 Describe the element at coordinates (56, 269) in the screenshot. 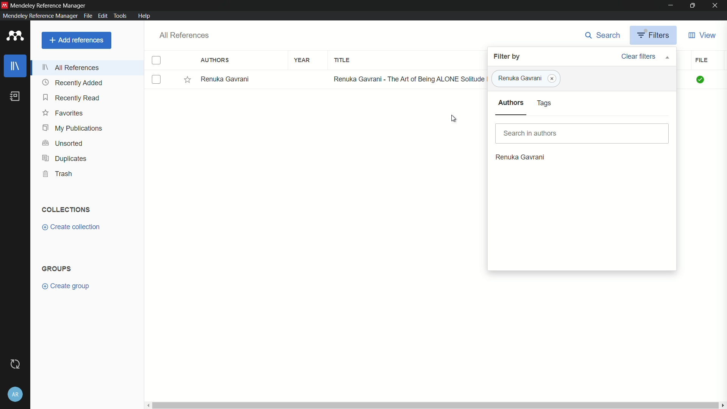

I see `groups` at that location.